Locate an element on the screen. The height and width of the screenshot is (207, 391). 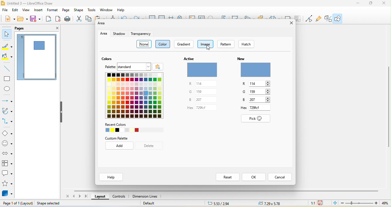
b 207 is located at coordinates (256, 100).